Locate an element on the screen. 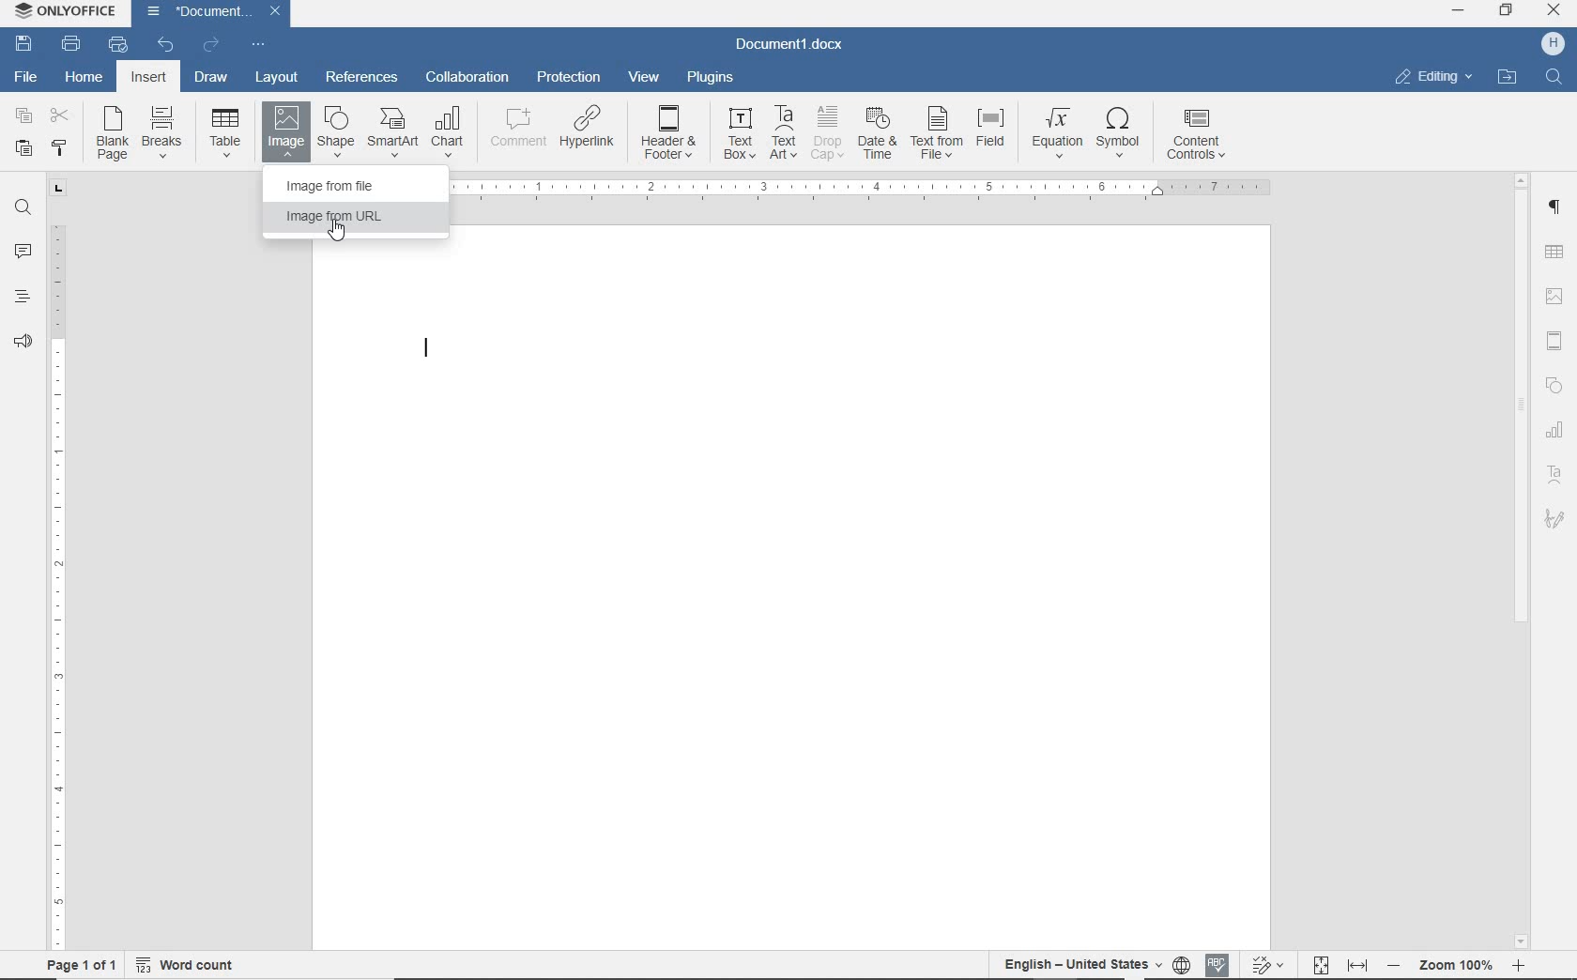 Image resolution: width=1577 pixels, height=980 pixels. Pointer is located at coordinates (351, 238).